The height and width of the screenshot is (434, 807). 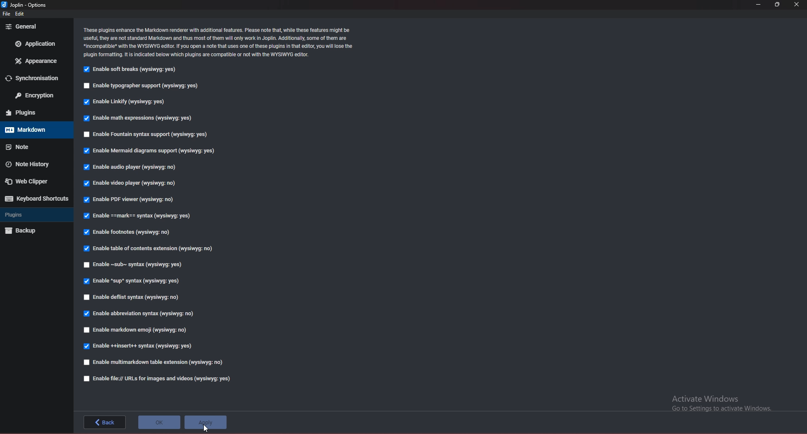 I want to click on enable table of contents, so click(x=150, y=248).